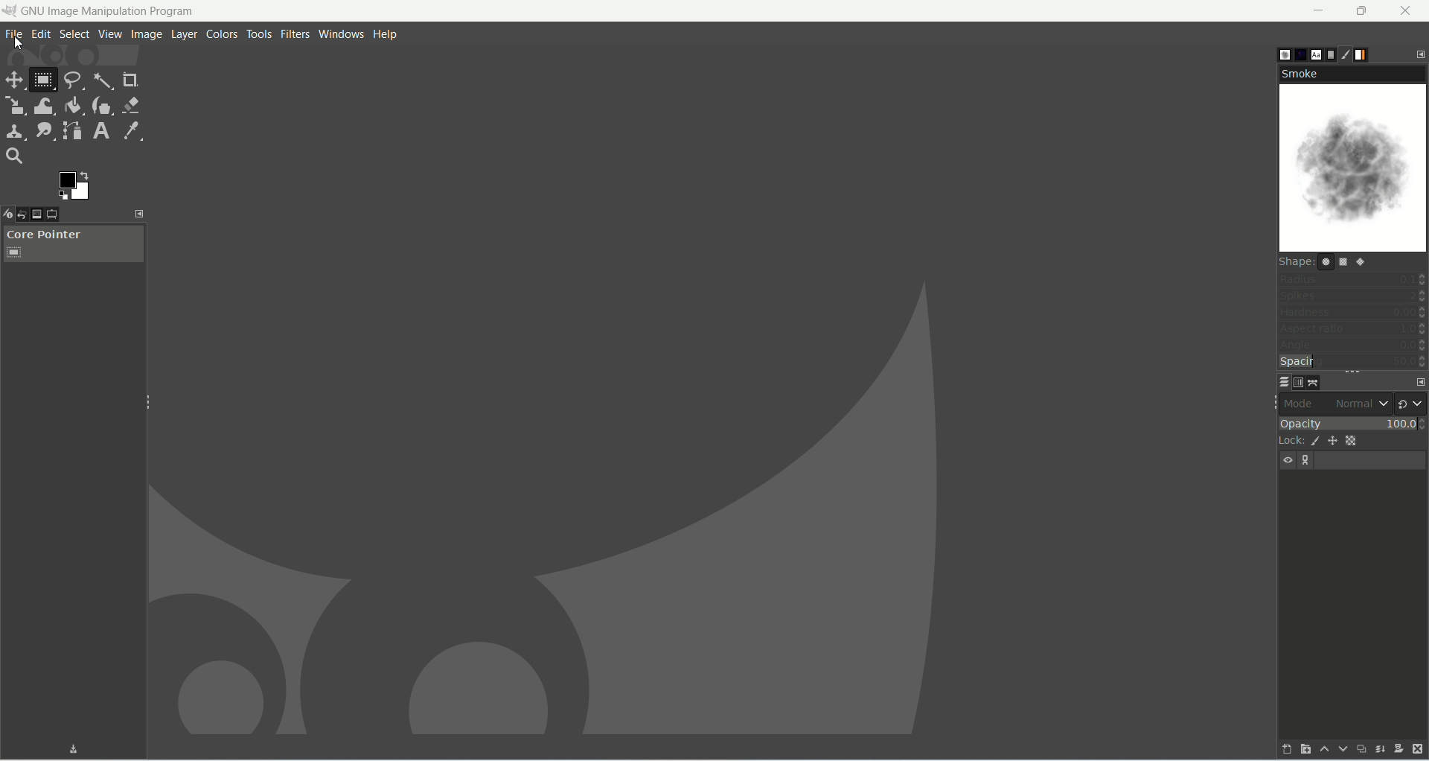 The width and height of the screenshot is (1429, 761). What do you see at coordinates (1320, 425) in the screenshot?
I see `opacity` at bounding box center [1320, 425].